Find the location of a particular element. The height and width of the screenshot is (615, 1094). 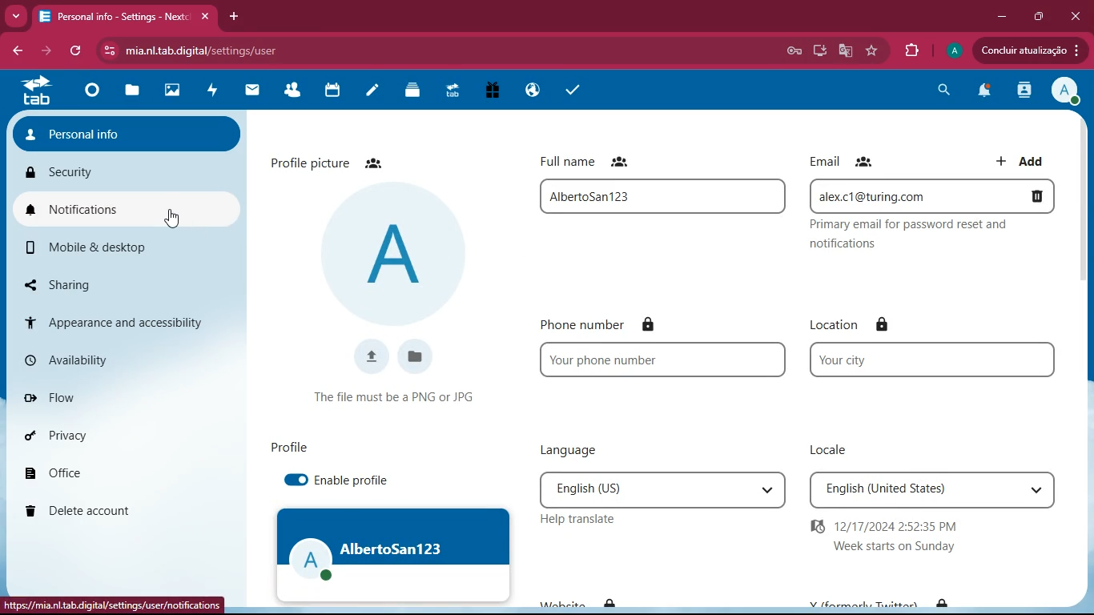

files is located at coordinates (132, 91).